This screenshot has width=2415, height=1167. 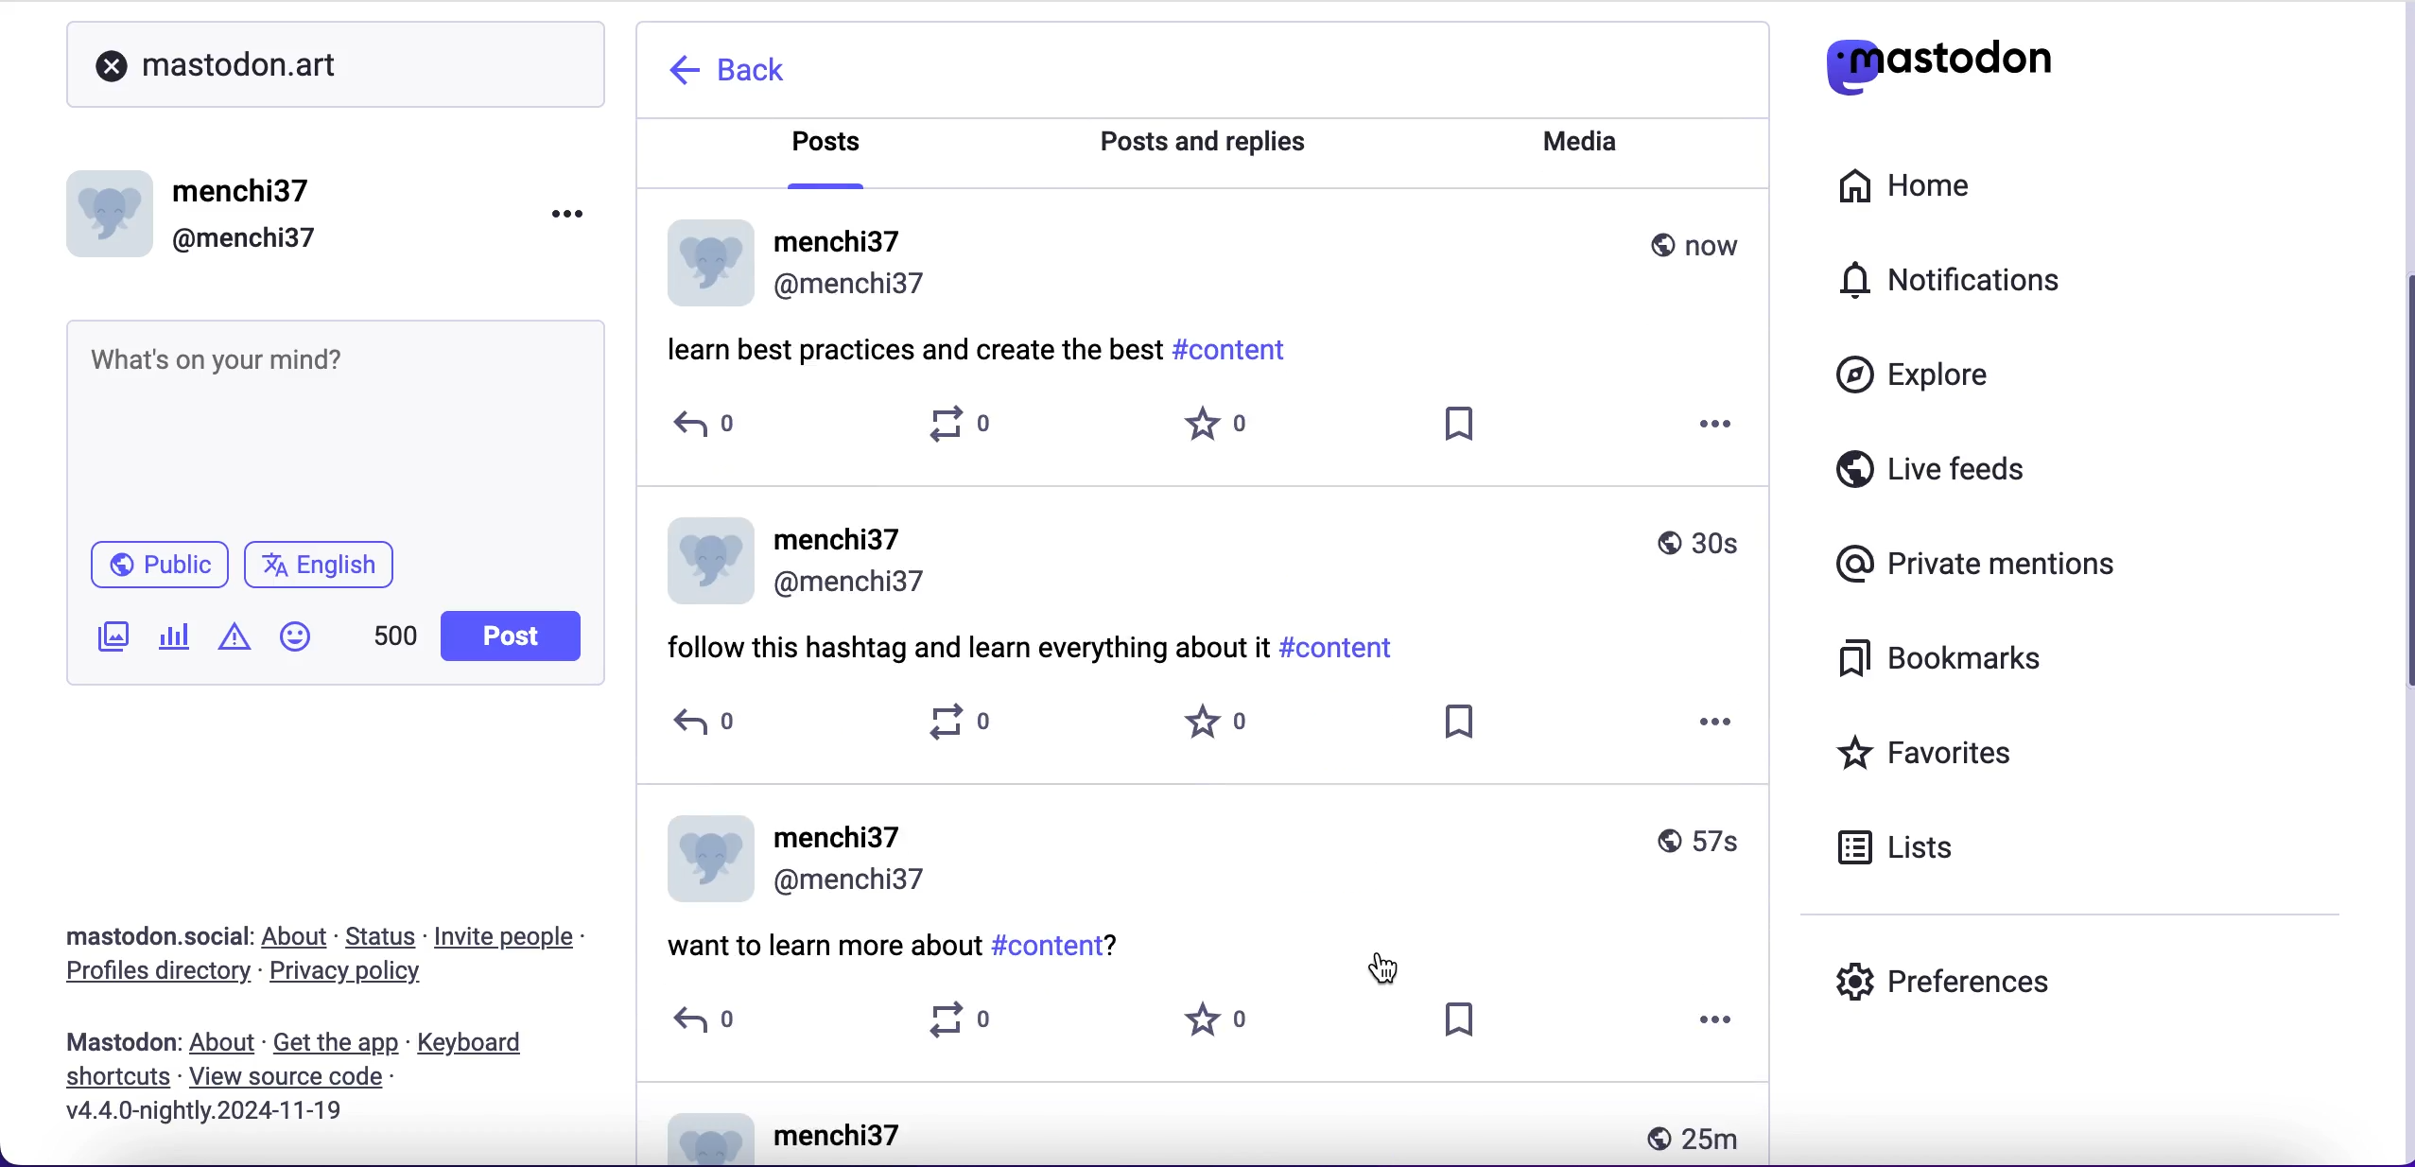 What do you see at coordinates (245, 192) in the screenshot?
I see `menchi37` at bounding box center [245, 192].